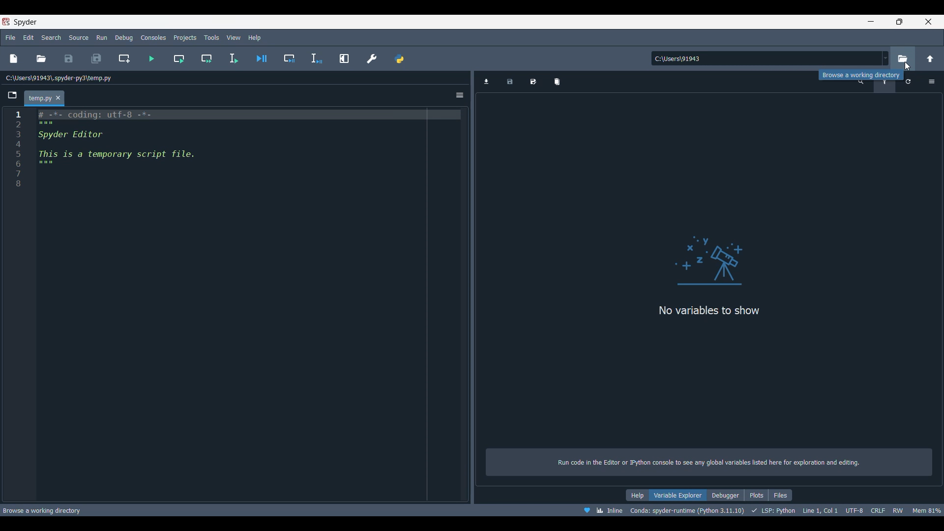 This screenshot has height=531, width=944. What do you see at coordinates (399, 59) in the screenshot?
I see `PYTHONPATH manager` at bounding box center [399, 59].